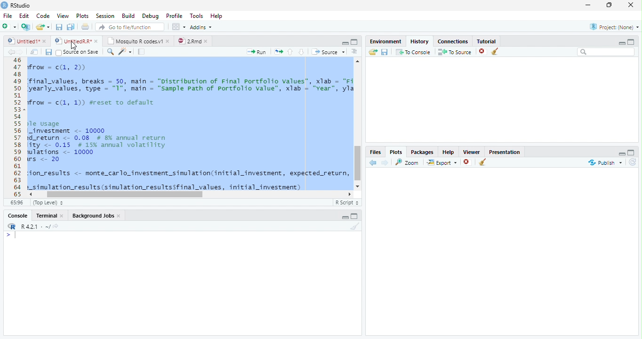 The image size is (642, 339). What do you see at coordinates (50, 215) in the screenshot?
I see `Terminal` at bounding box center [50, 215].